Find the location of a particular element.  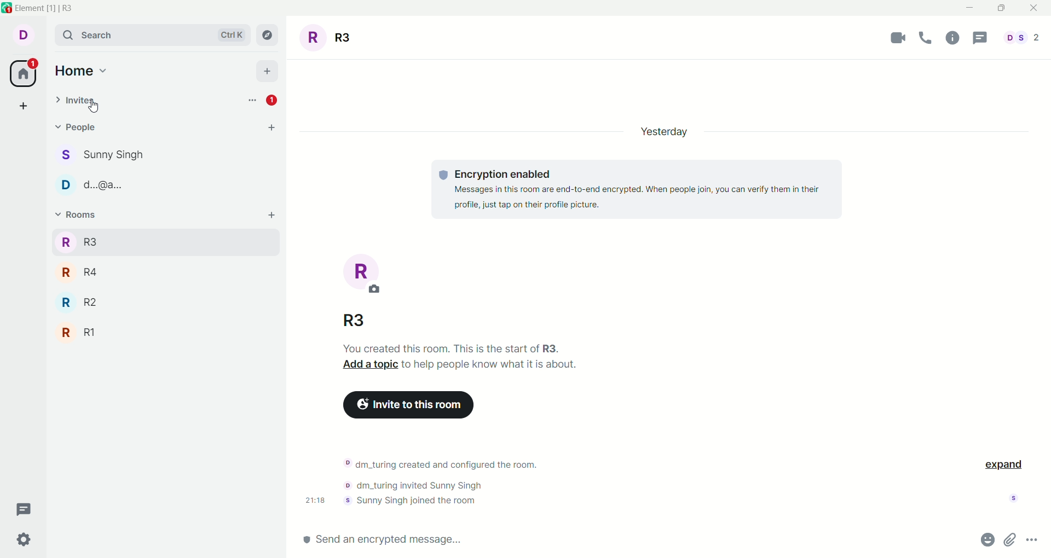

people is located at coordinates (78, 129).